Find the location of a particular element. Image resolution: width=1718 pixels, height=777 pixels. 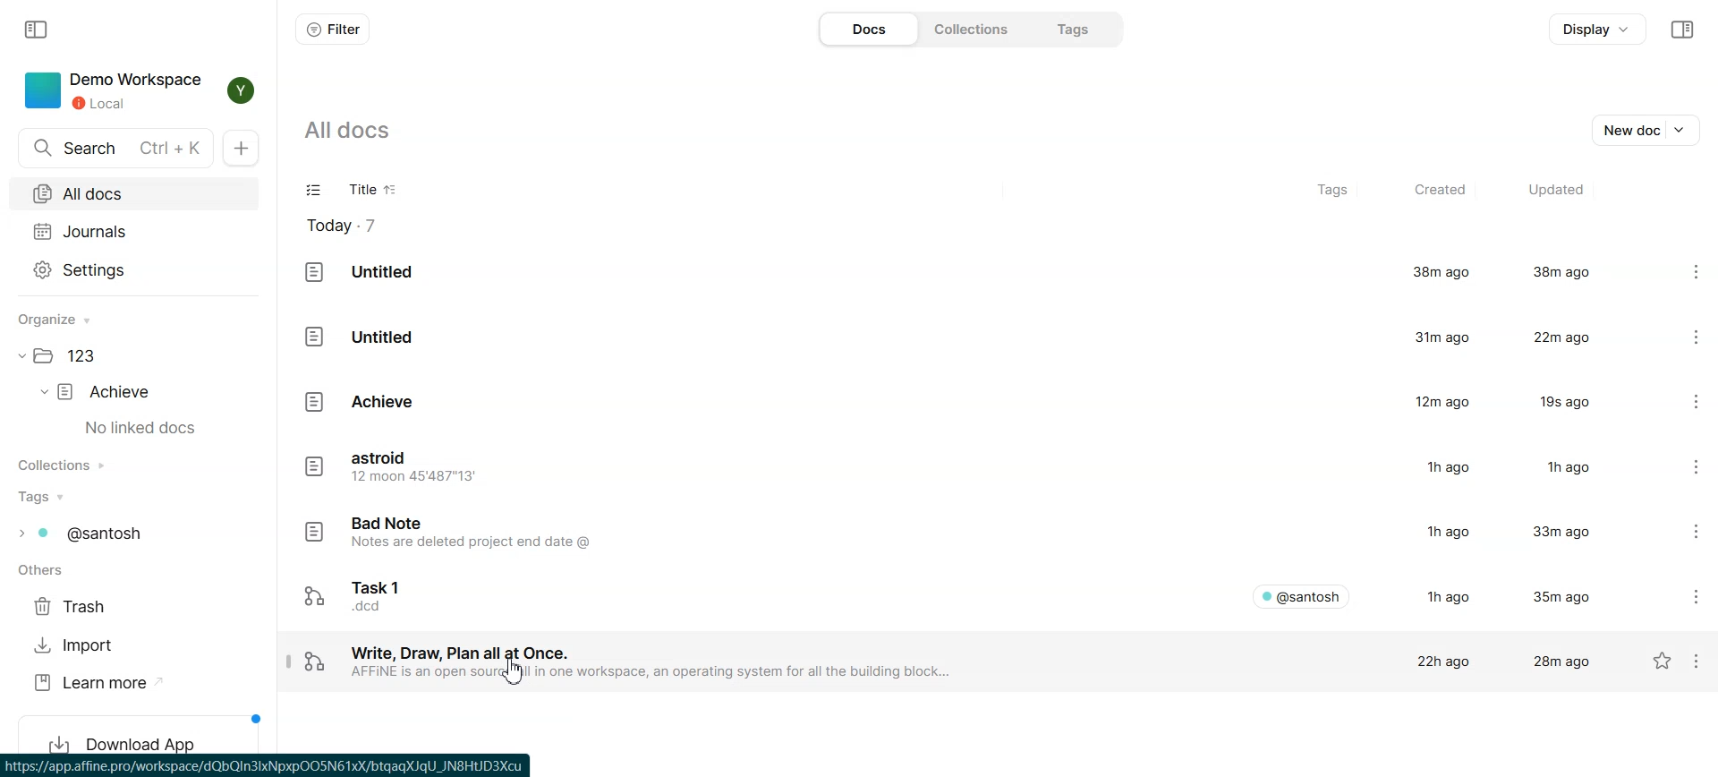

Tags is located at coordinates (1335, 192).